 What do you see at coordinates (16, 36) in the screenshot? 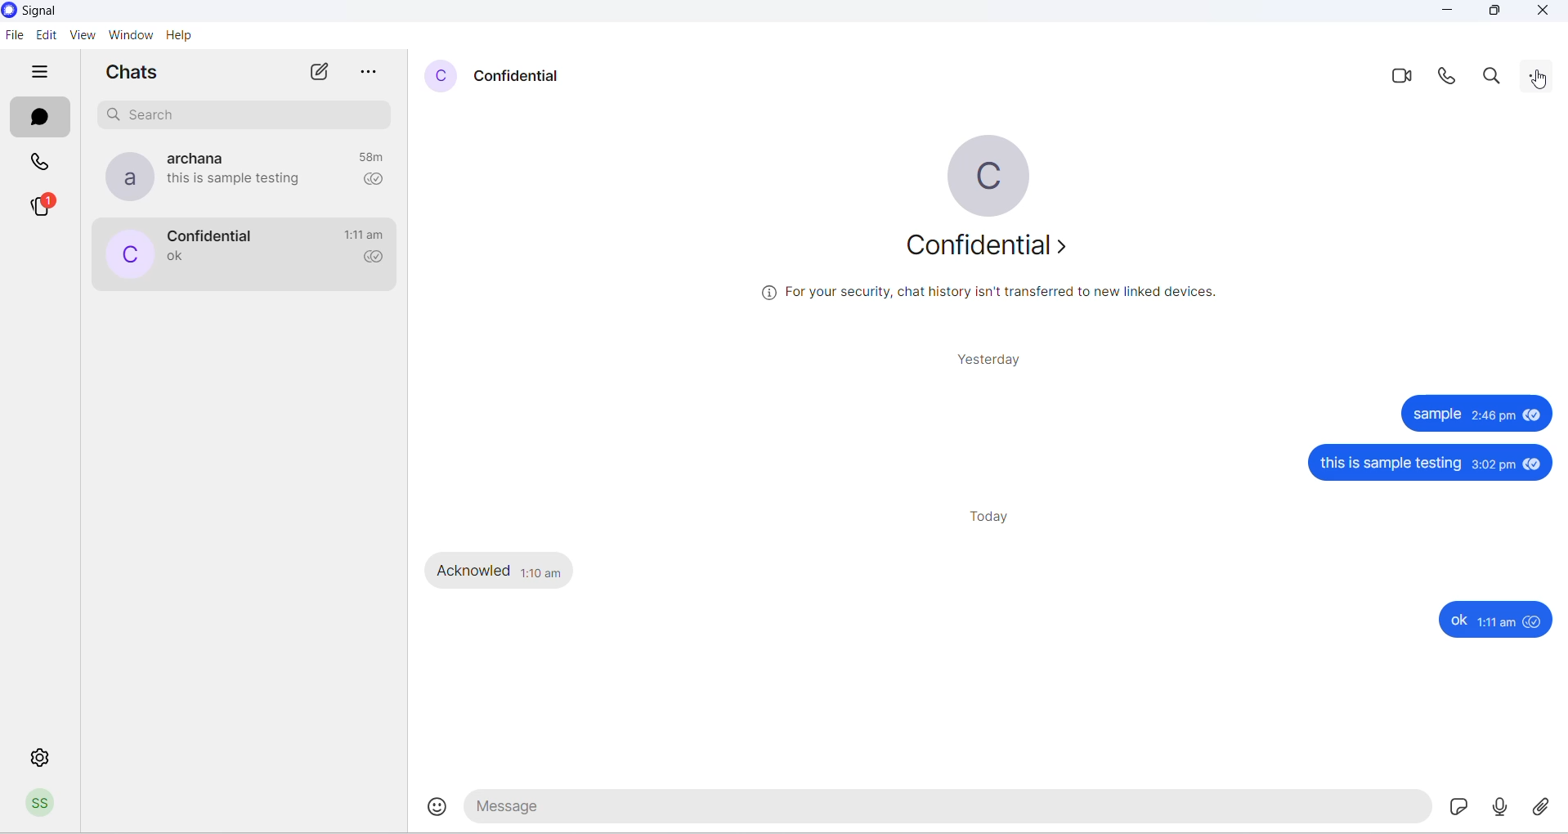
I see `file` at bounding box center [16, 36].